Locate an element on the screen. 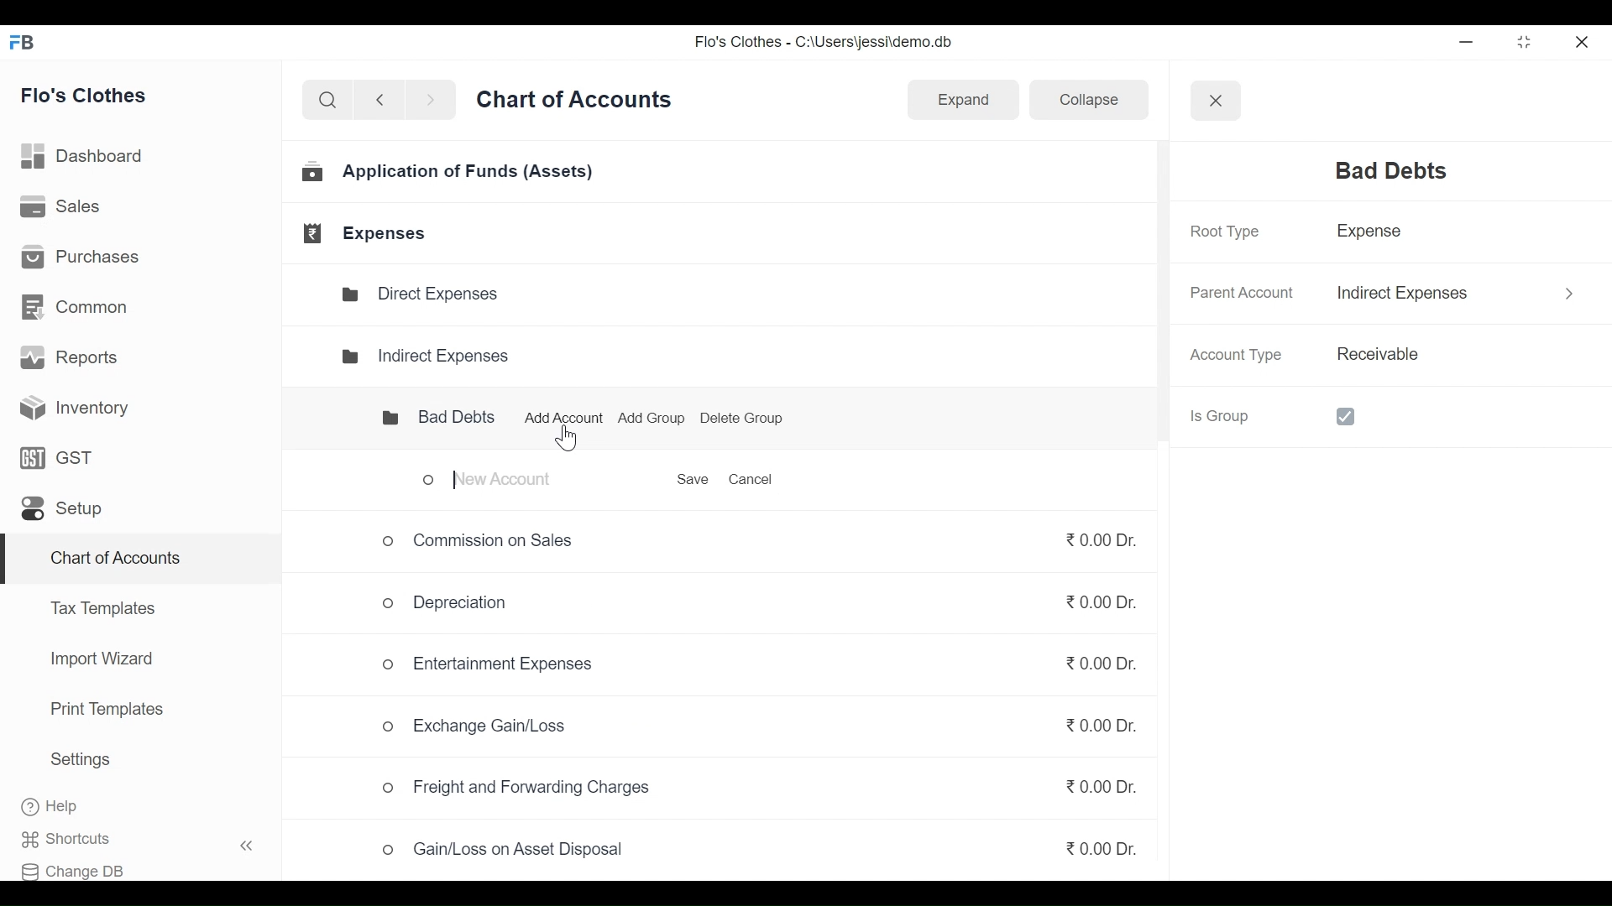 The width and height of the screenshot is (1612, 906). Settings is located at coordinates (80, 763).